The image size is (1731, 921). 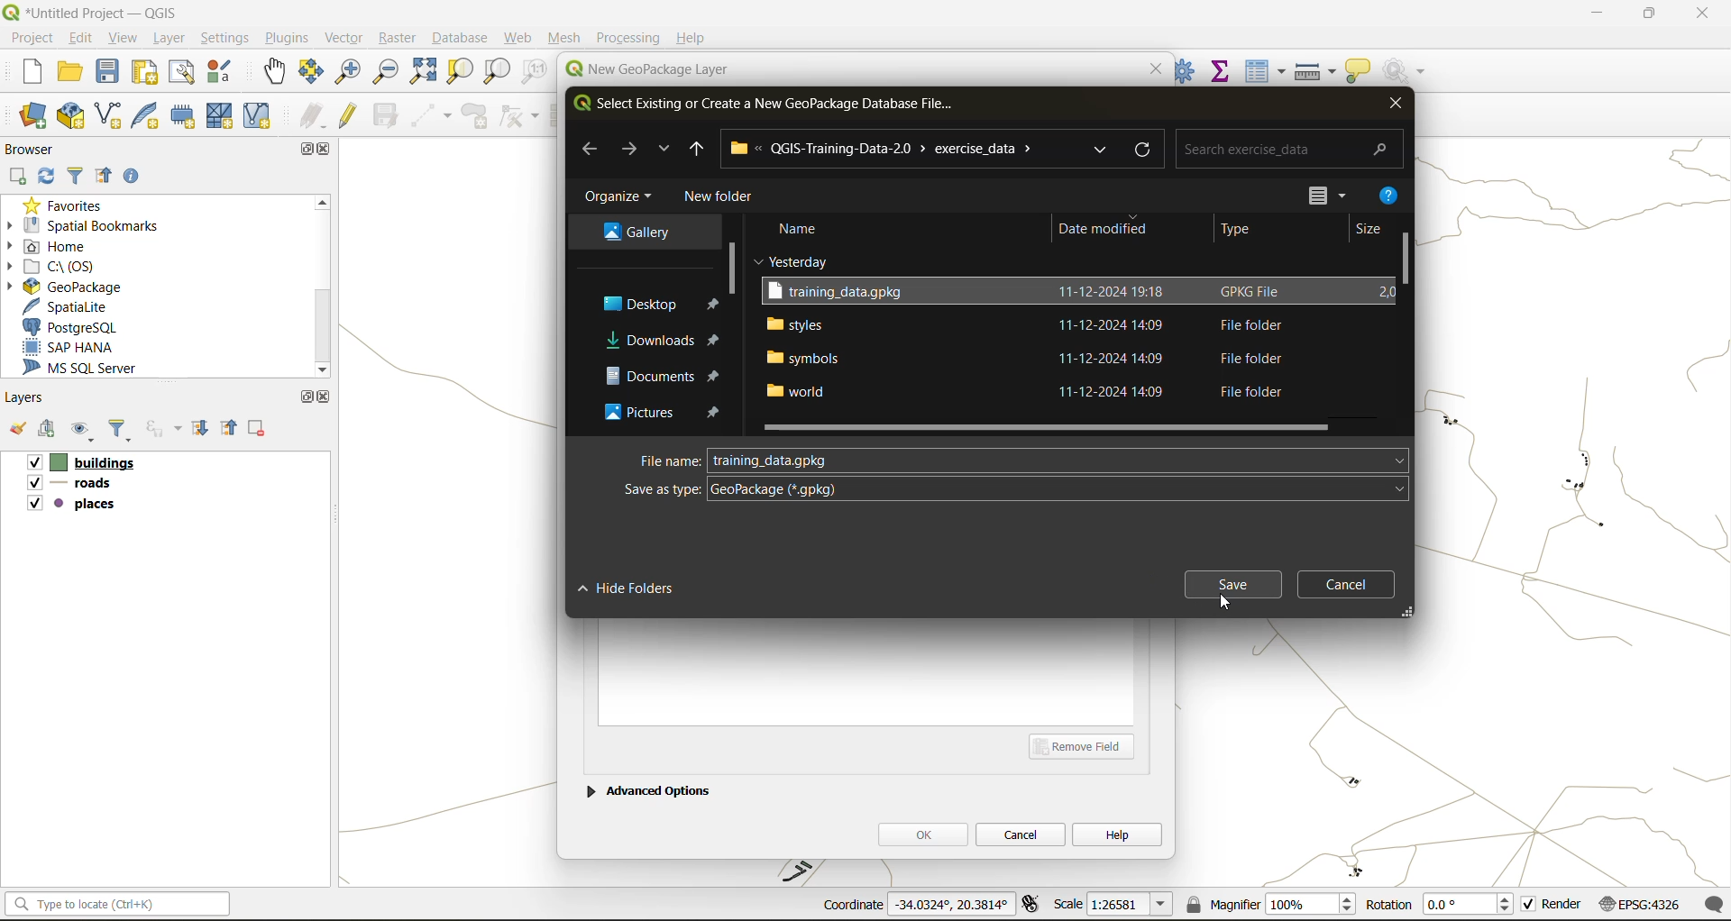 I want to click on digitize, so click(x=433, y=116).